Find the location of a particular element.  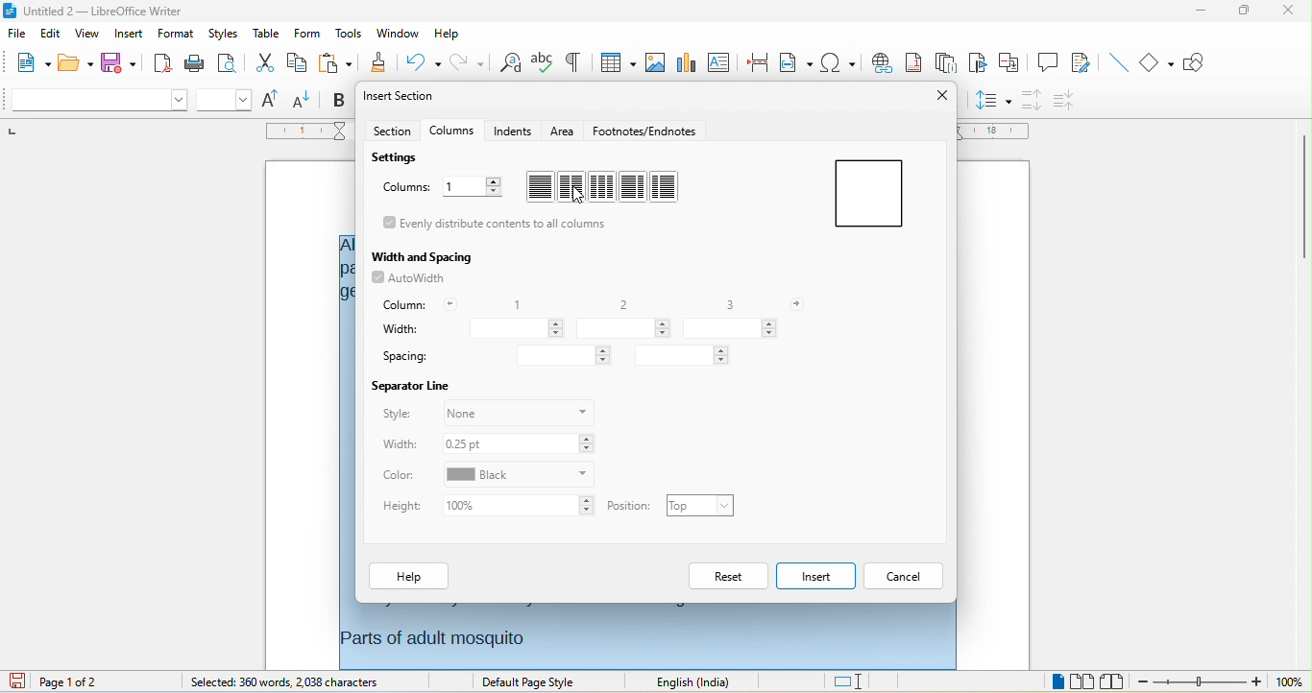

section is located at coordinates (392, 131).